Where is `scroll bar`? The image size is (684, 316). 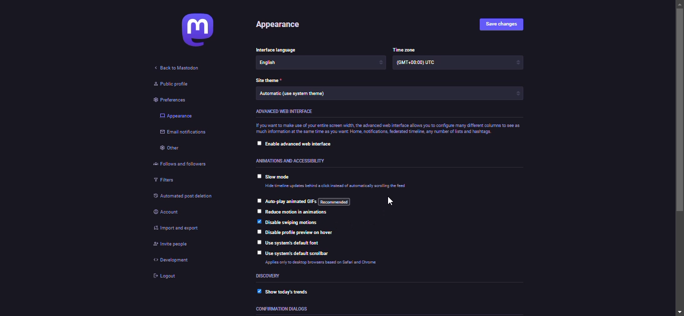
scroll bar is located at coordinates (680, 158).